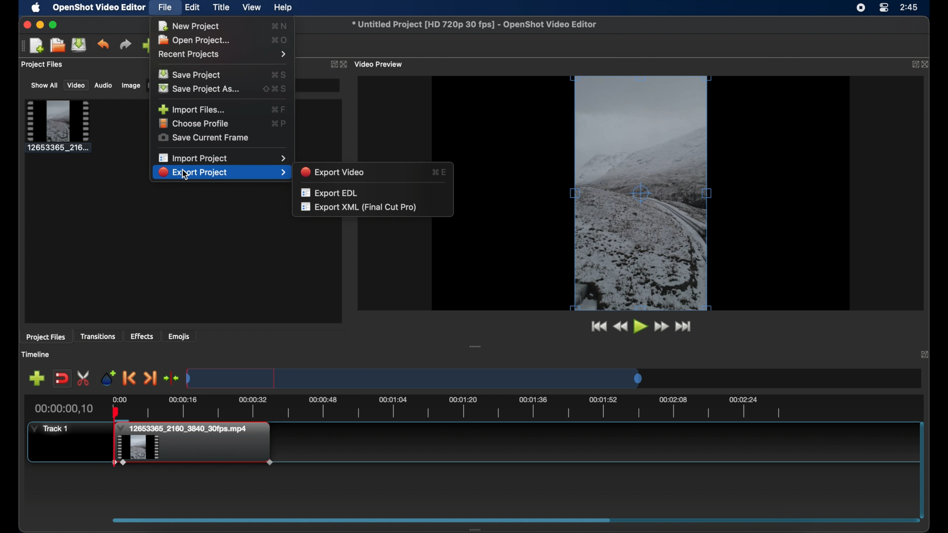 The image size is (948, 533). What do you see at coordinates (43, 65) in the screenshot?
I see `project files` at bounding box center [43, 65].